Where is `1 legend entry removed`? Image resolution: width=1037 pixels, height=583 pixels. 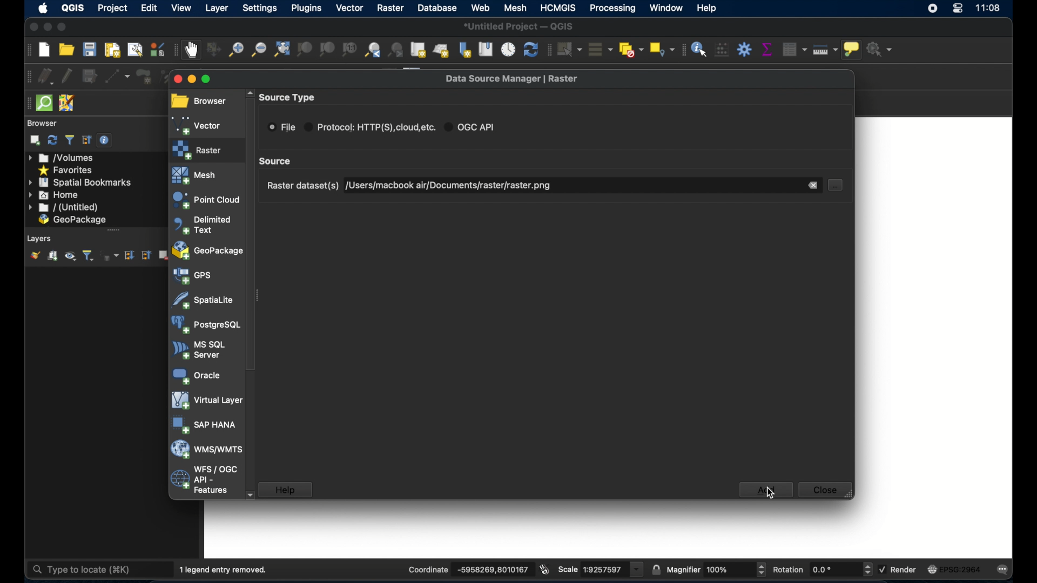 1 legend entry removed is located at coordinates (226, 568).